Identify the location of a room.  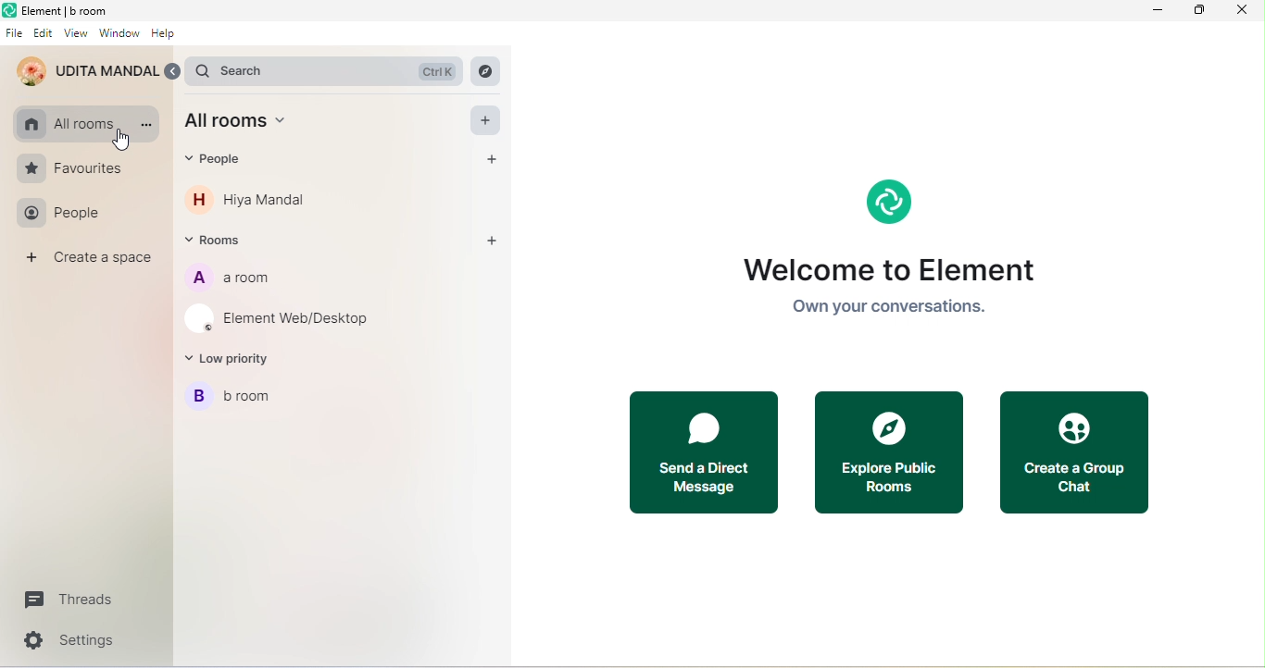
(229, 280).